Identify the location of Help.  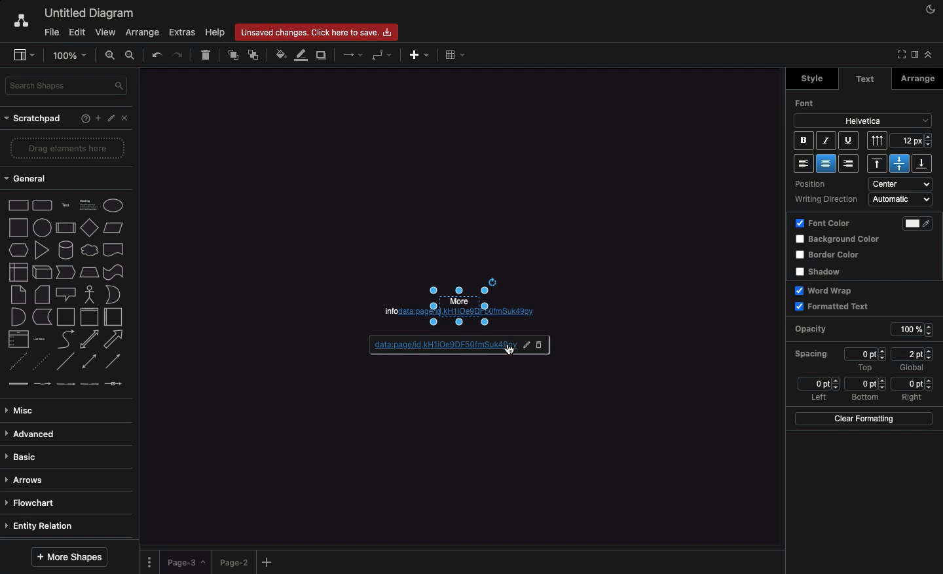
(83, 120).